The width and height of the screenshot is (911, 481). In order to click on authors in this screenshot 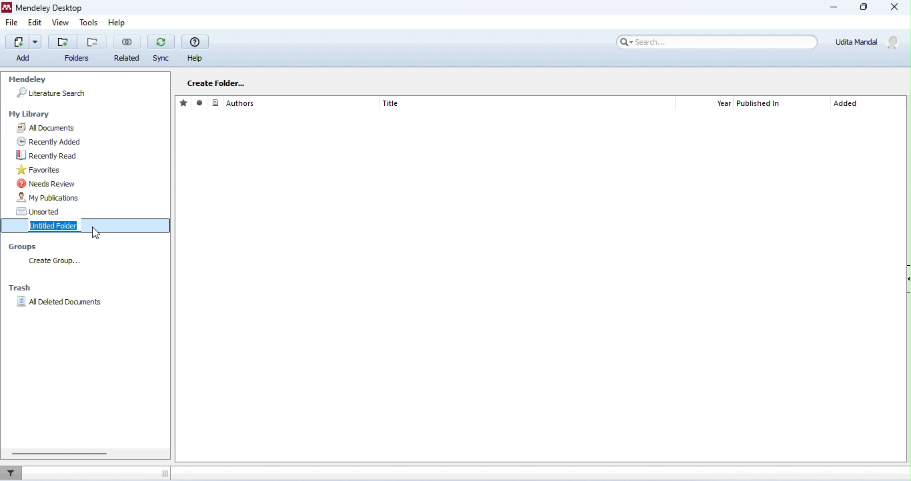, I will do `click(234, 103)`.